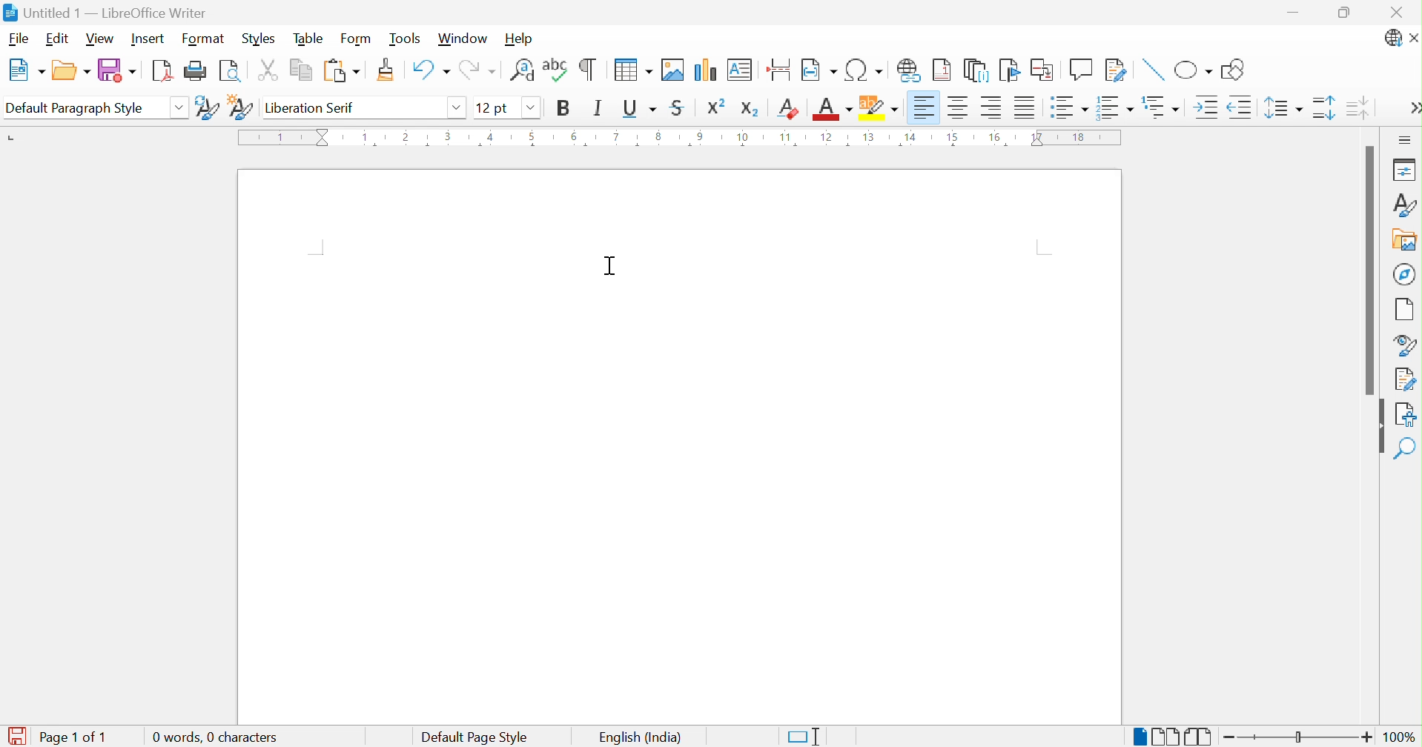 This screenshot has width=1422, height=747. What do you see at coordinates (388, 69) in the screenshot?
I see `Clone formatting` at bounding box center [388, 69].